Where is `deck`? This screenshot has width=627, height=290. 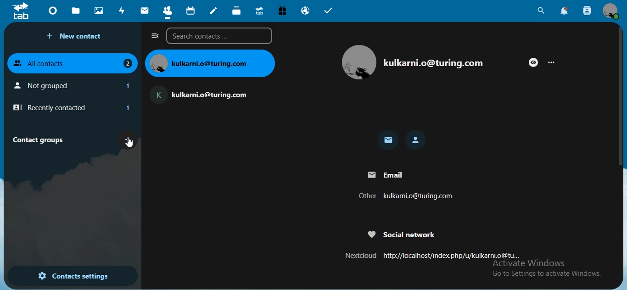 deck is located at coordinates (237, 11).